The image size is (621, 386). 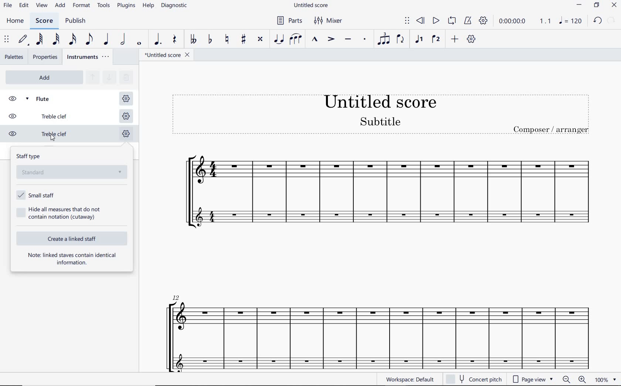 What do you see at coordinates (45, 116) in the screenshot?
I see `TREBLE CLEF` at bounding box center [45, 116].